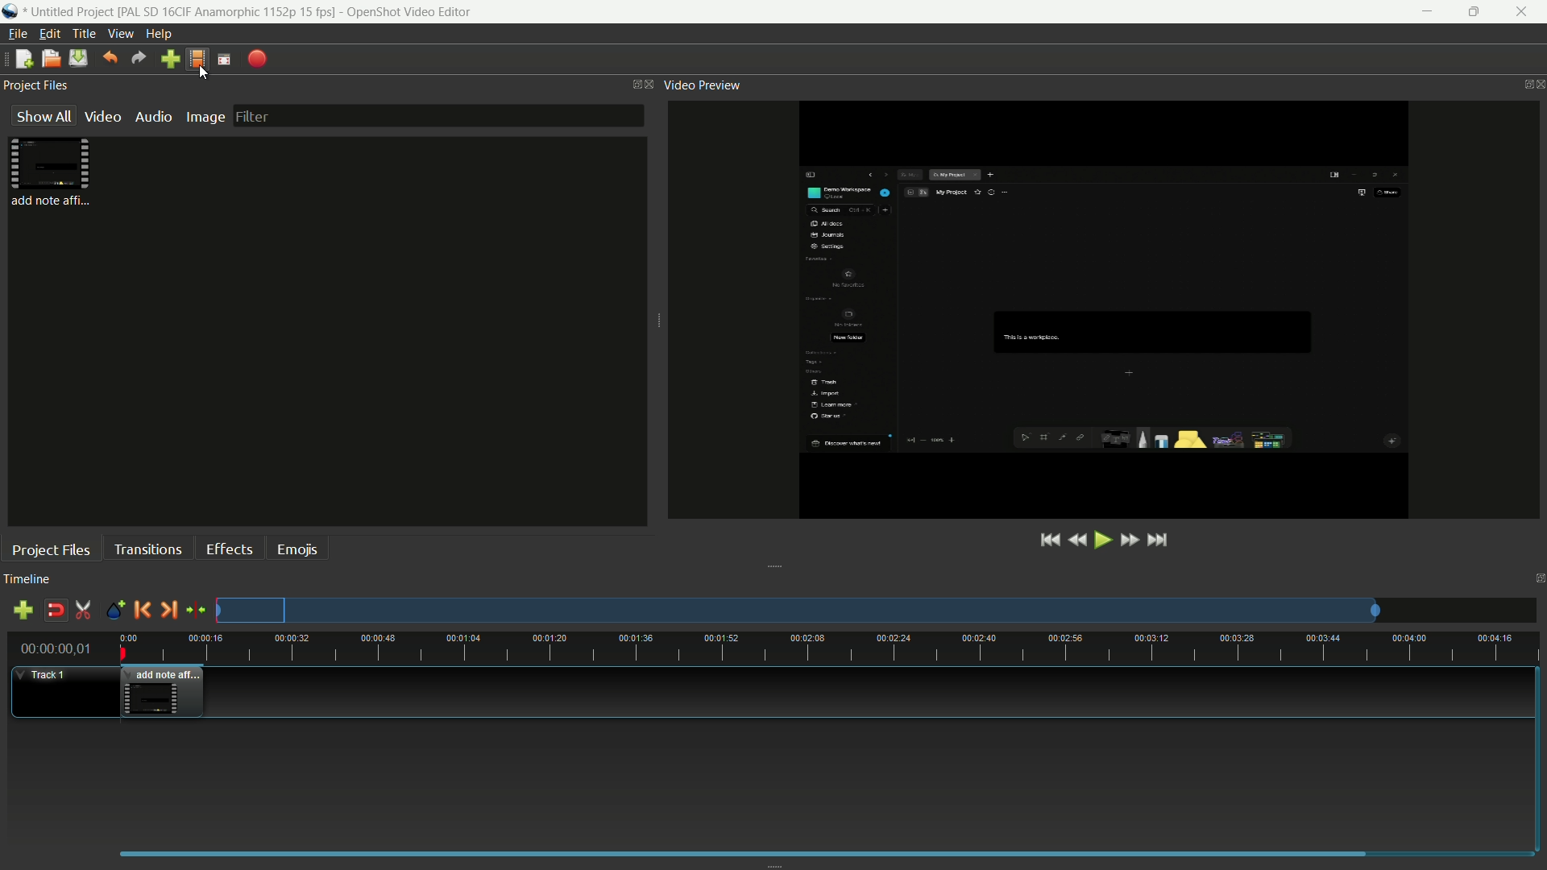 This screenshot has height=870, width=1547. I want to click on close project files, so click(650, 84).